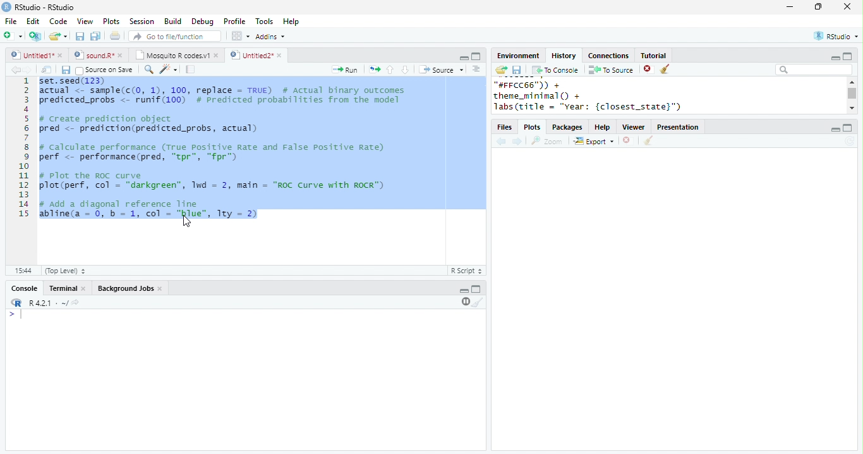  What do you see at coordinates (344, 70) in the screenshot?
I see `run` at bounding box center [344, 70].